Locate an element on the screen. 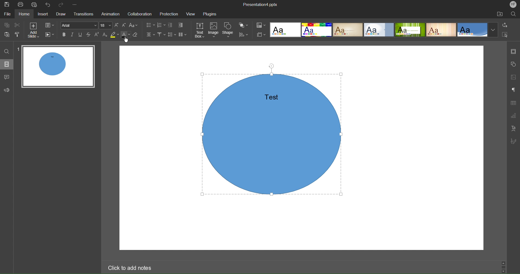  Image is located at coordinates (214, 31).